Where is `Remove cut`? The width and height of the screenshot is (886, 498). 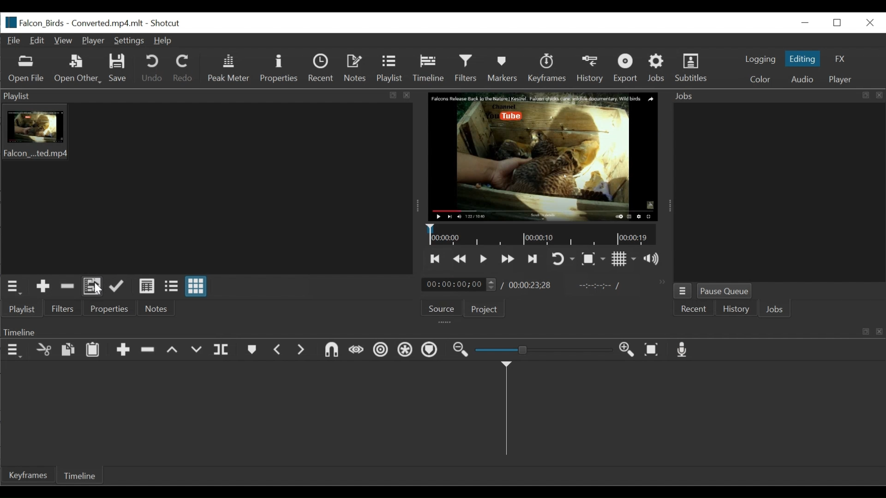 Remove cut is located at coordinates (66, 287).